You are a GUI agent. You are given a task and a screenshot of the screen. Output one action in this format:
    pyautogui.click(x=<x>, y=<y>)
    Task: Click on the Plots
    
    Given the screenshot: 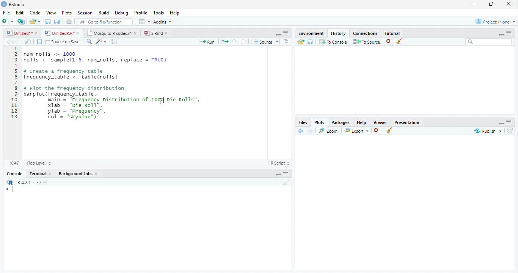 What is the action you would take?
    pyautogui.click(x=67, y=12)
    